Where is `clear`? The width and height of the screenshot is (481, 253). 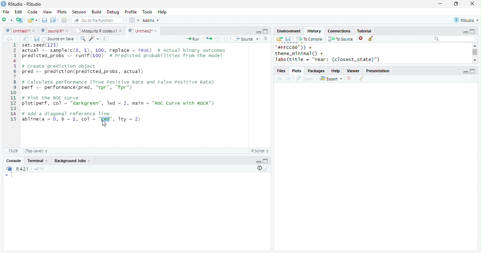
clear is located at coordinates (361, 79).